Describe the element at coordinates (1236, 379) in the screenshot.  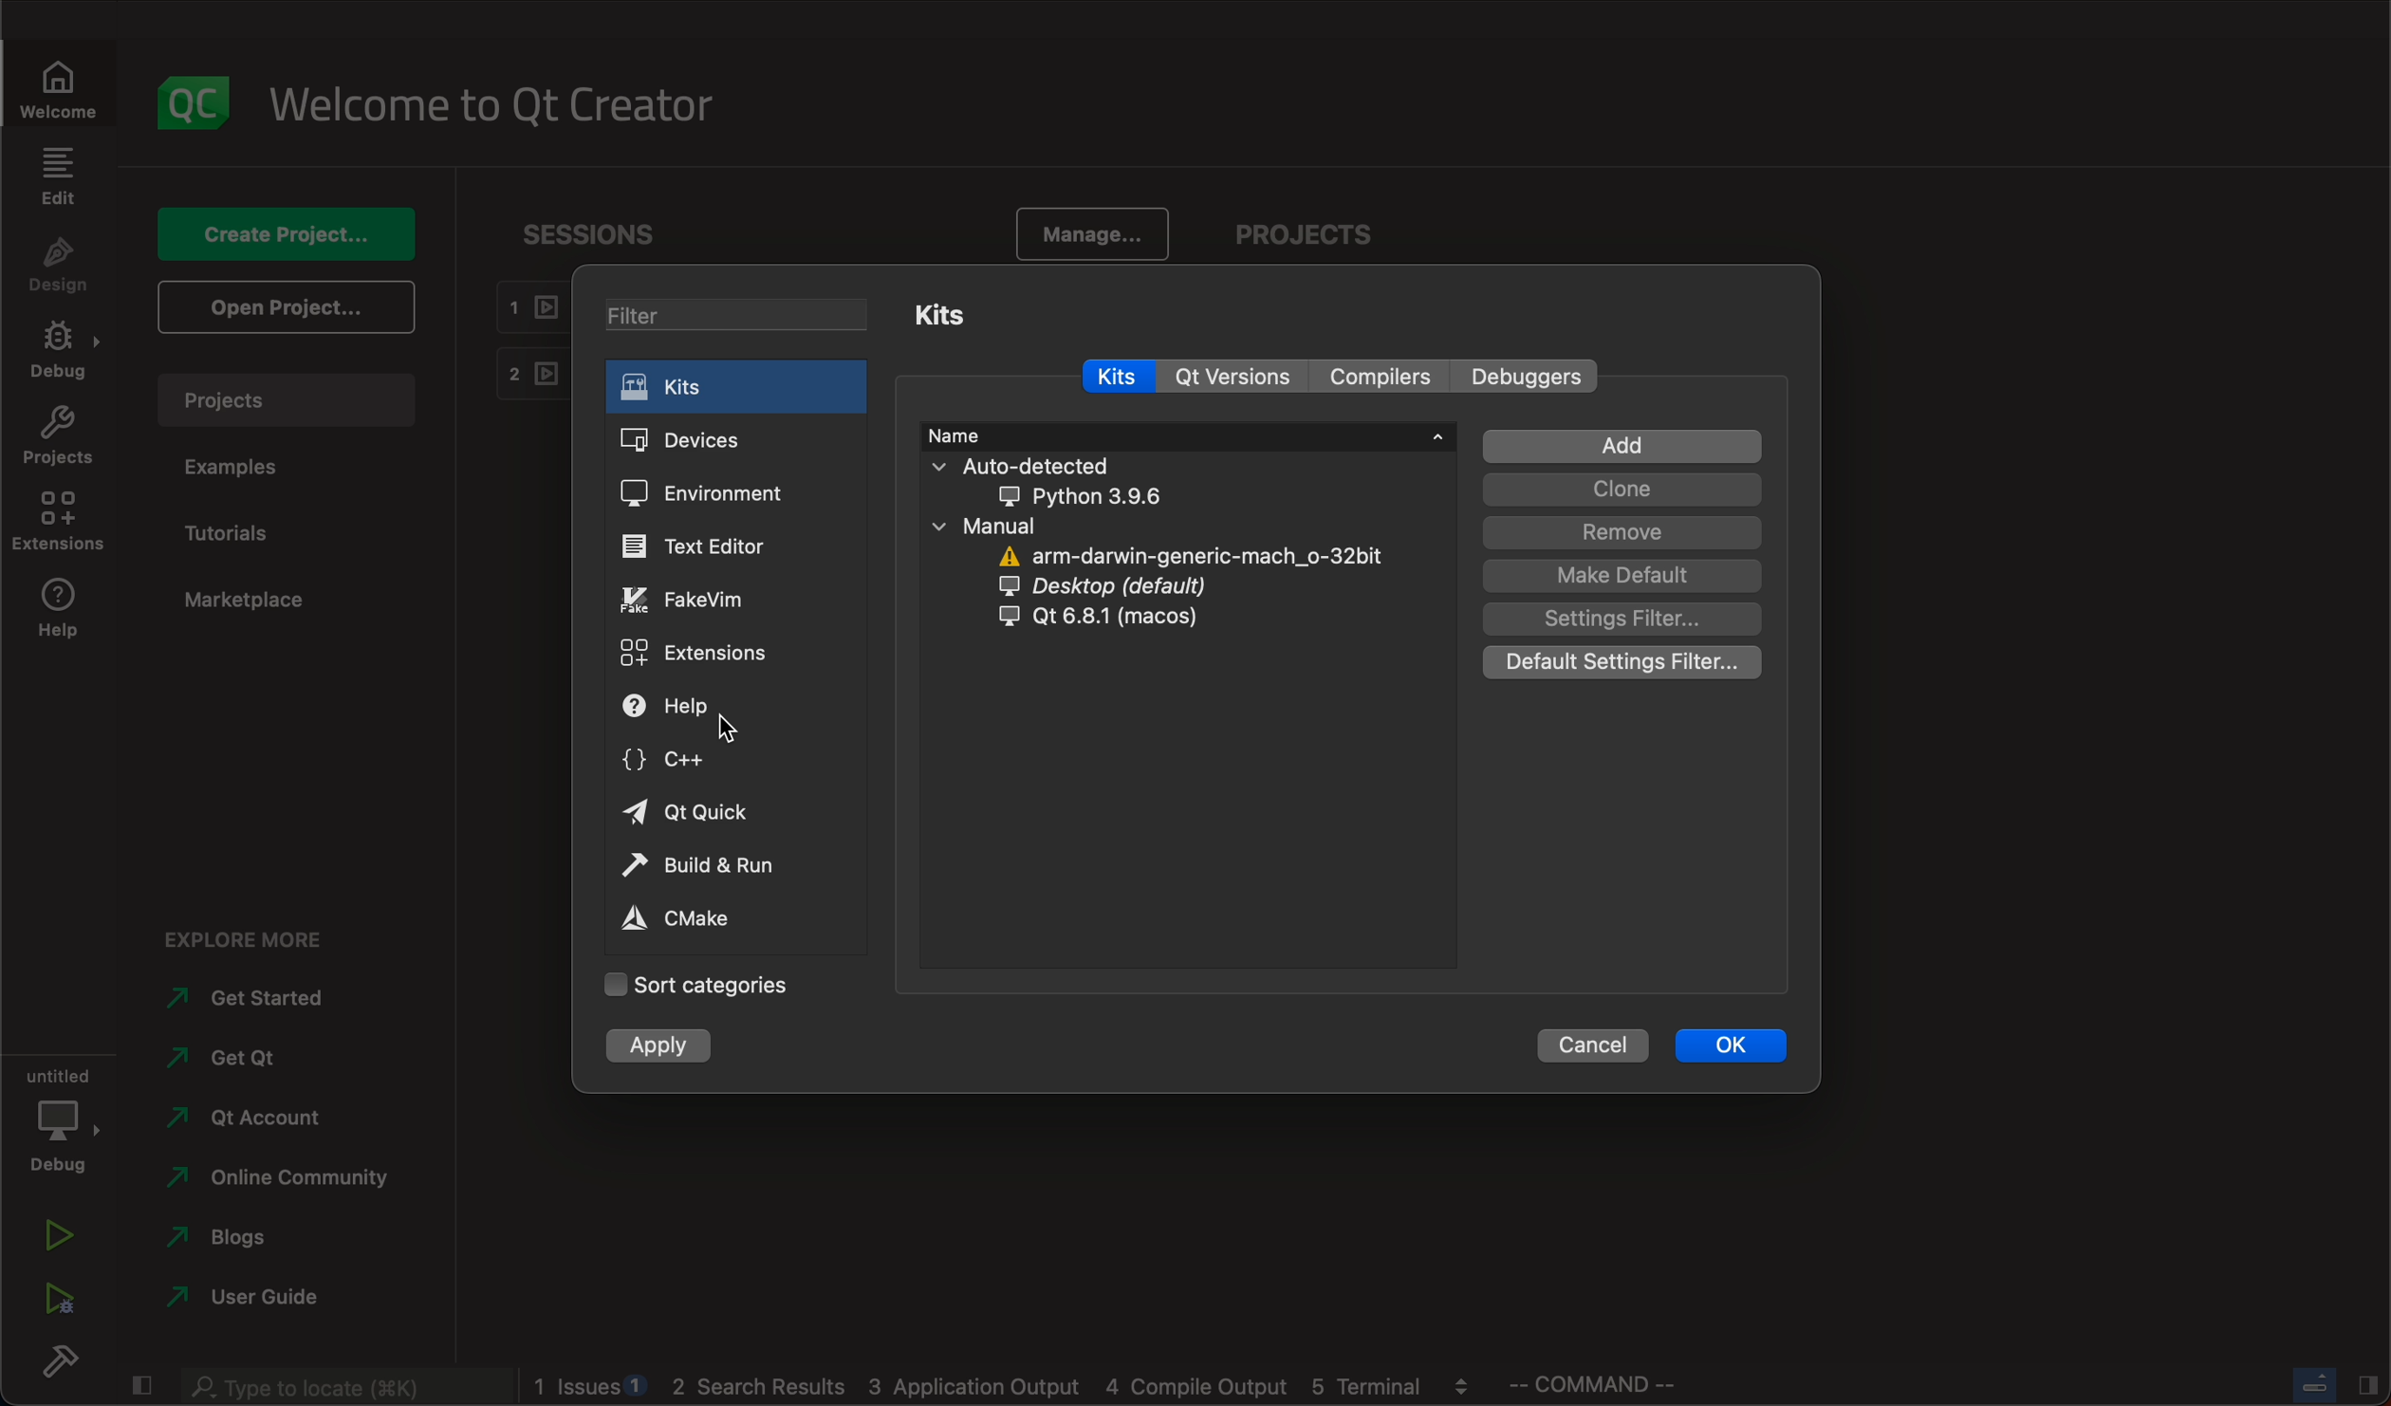
I see `qt` at that location.